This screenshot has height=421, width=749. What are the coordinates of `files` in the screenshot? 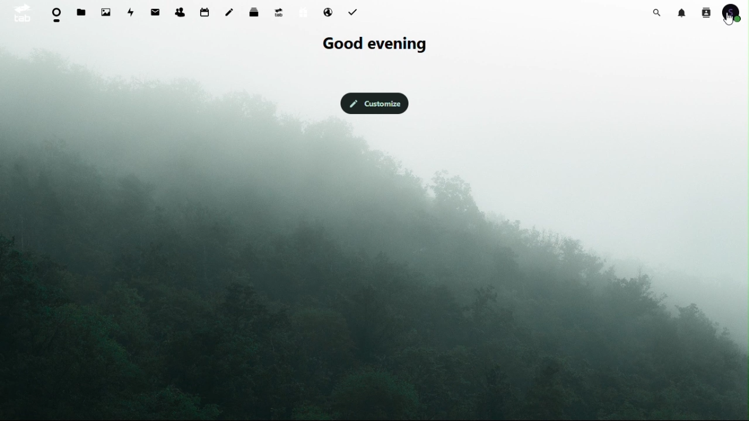 It's located at (82, 13).